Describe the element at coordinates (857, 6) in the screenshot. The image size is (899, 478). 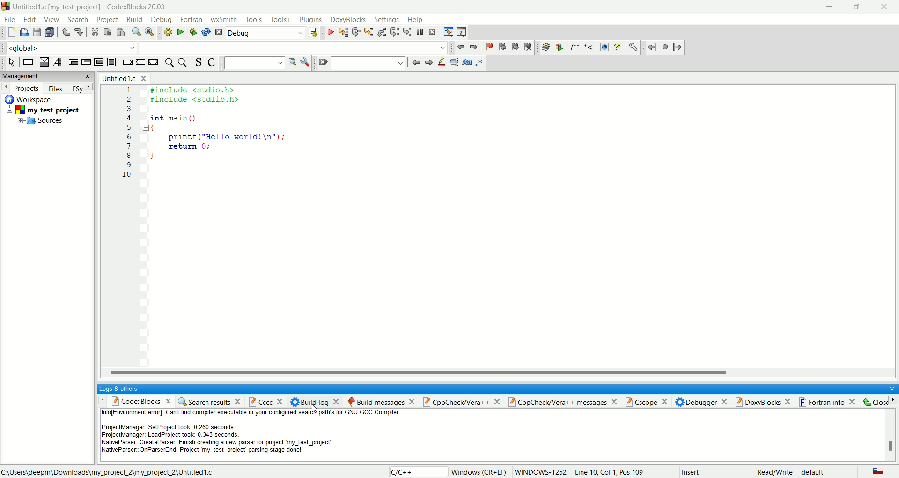
I see `maximize` at that location.